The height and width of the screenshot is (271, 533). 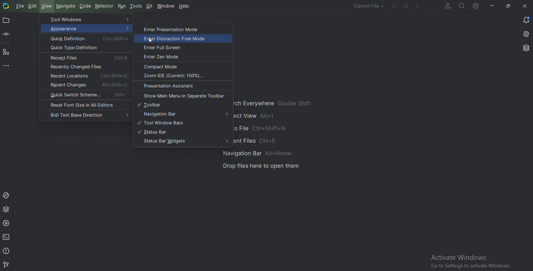 What do you see at coordinates (163, 66) in the screenshot?
I see `Compact mode` at bounding box center [163, 66].